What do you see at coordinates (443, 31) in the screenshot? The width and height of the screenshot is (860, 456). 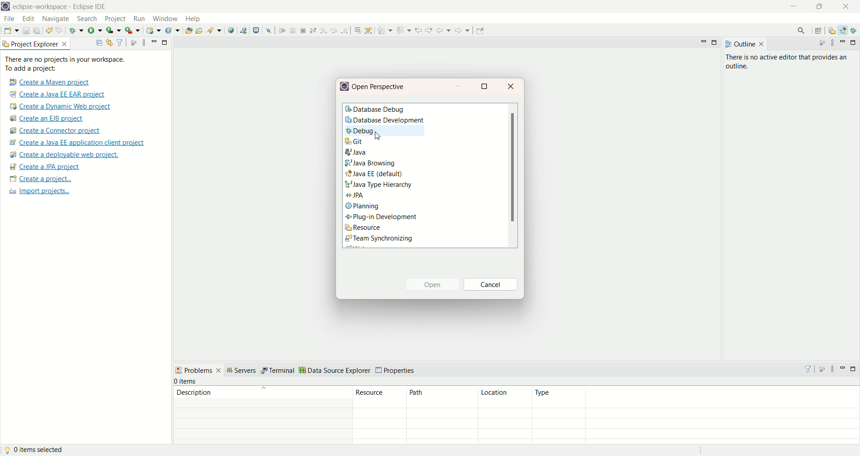 I see `back` at bounding box center [443, 31].